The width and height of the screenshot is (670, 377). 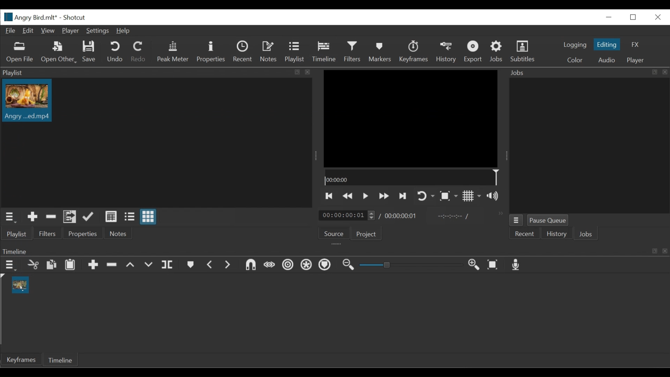 What do you see at coordinates (366, 197) in the screenshot?
I see `Toggle play or pause` at bounding box center [366, 197].